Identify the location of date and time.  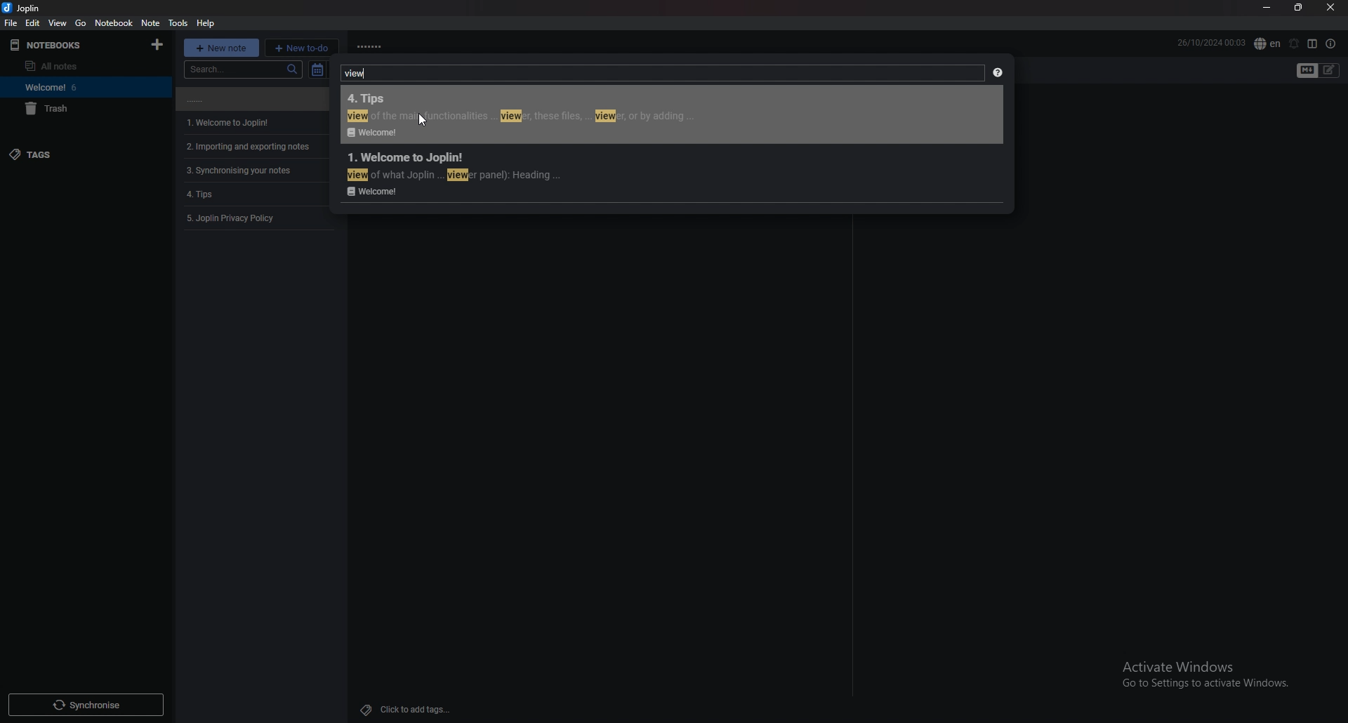
(1211, 43).